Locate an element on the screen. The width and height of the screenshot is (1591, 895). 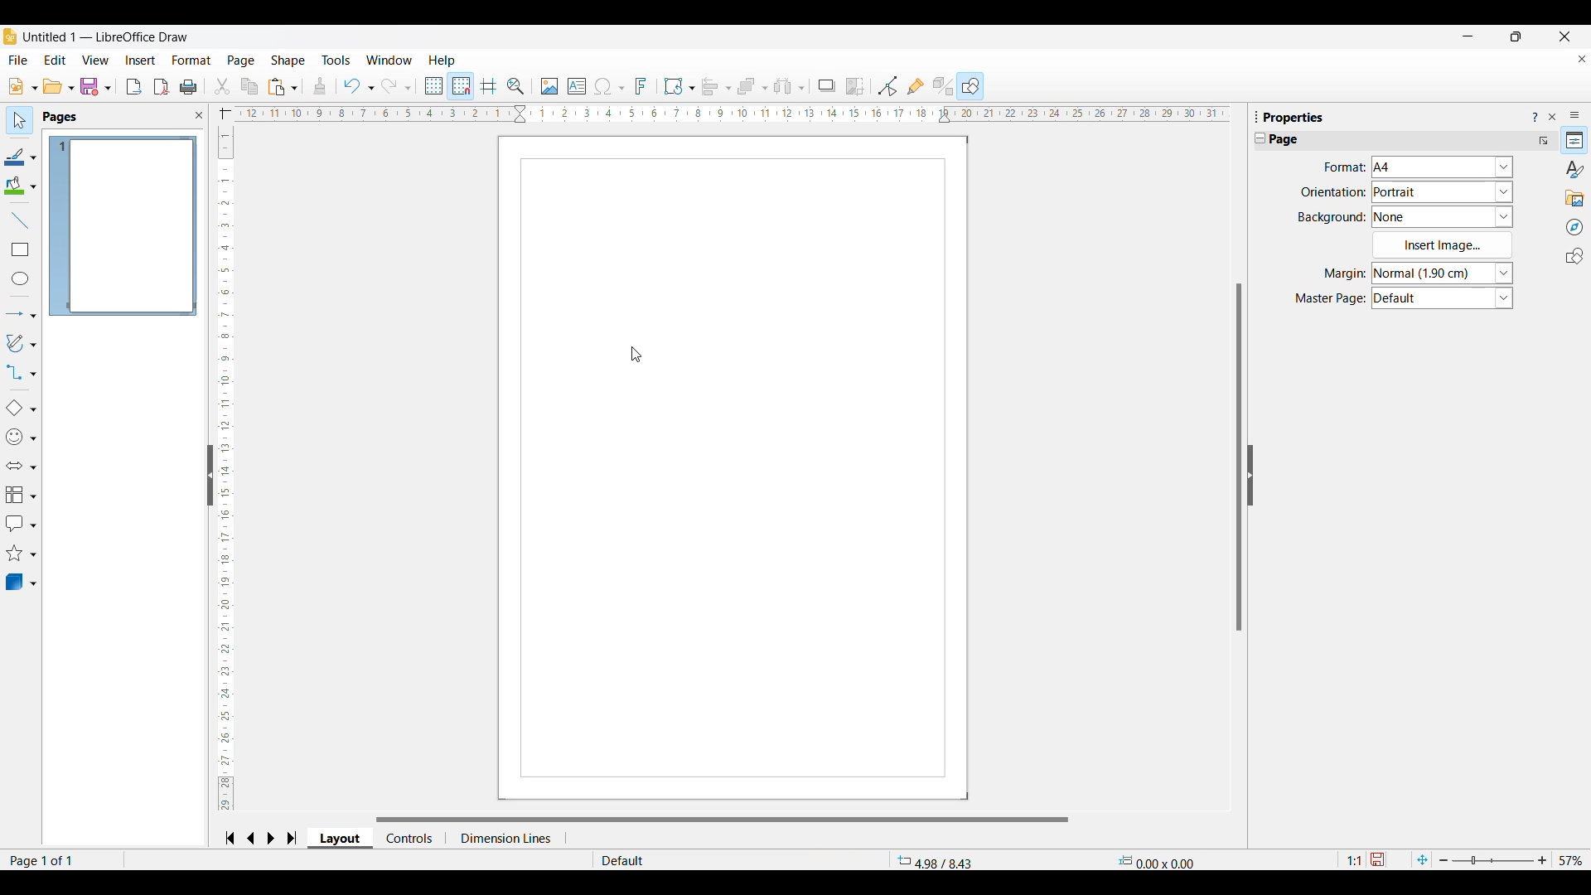
Close sidebar is located at coordinates (200, 115).